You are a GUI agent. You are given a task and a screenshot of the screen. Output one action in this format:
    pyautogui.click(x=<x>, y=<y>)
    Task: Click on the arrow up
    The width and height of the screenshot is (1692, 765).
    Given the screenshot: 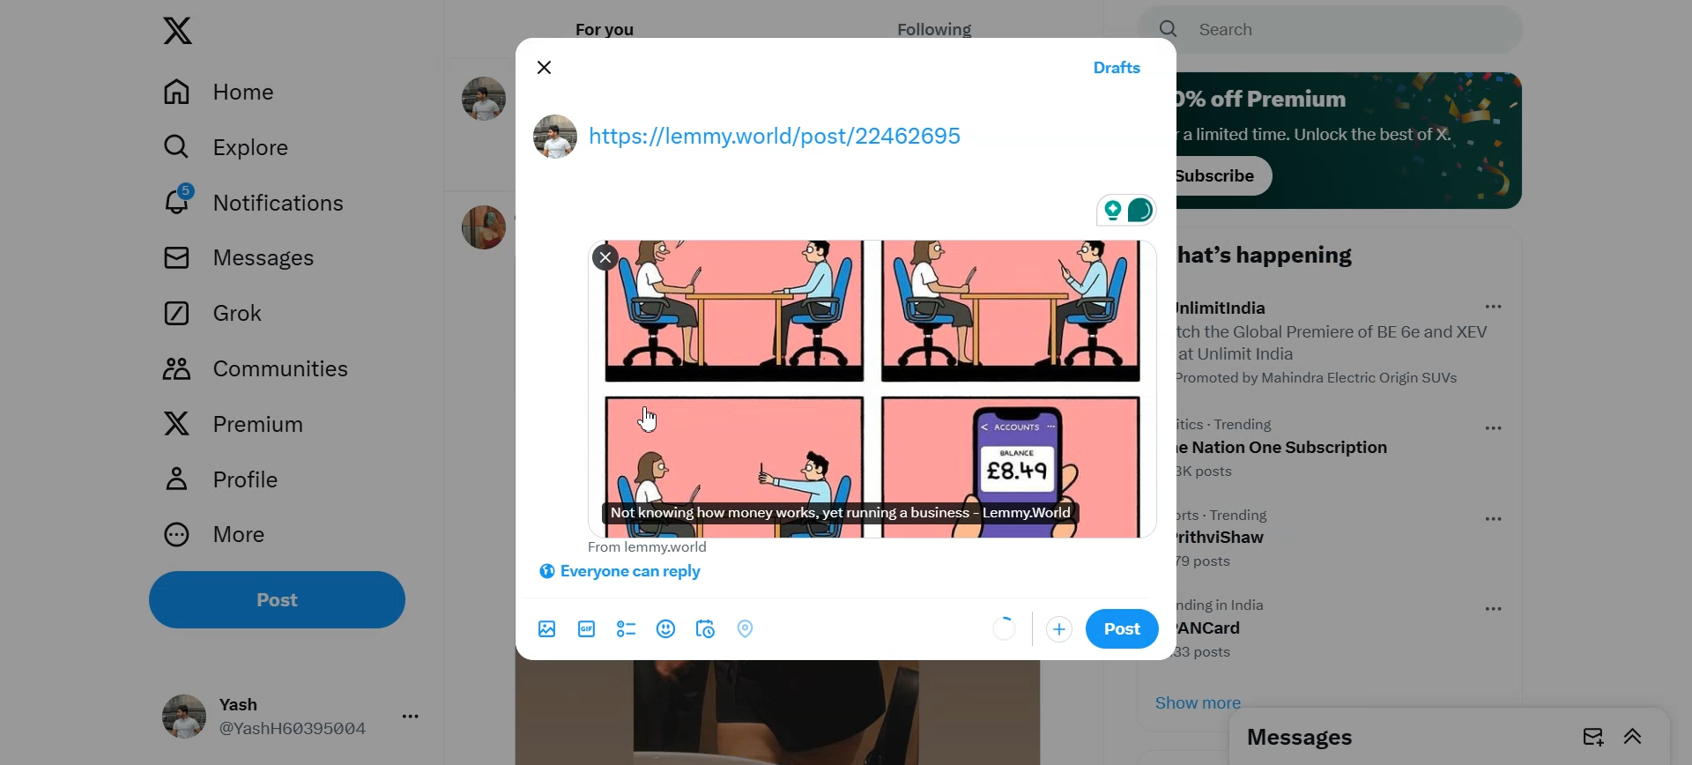 What is the action you would take?
    pyautogui.click(x=1639, y=738)
    